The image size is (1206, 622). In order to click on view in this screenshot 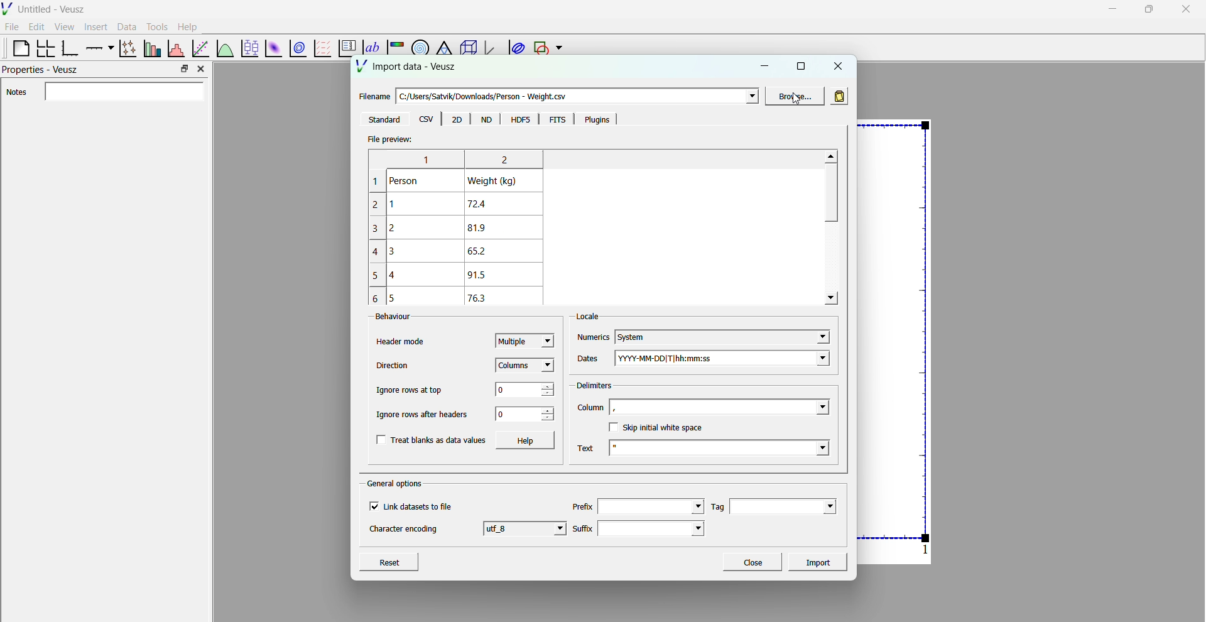, I will do `click(64, 28)`.